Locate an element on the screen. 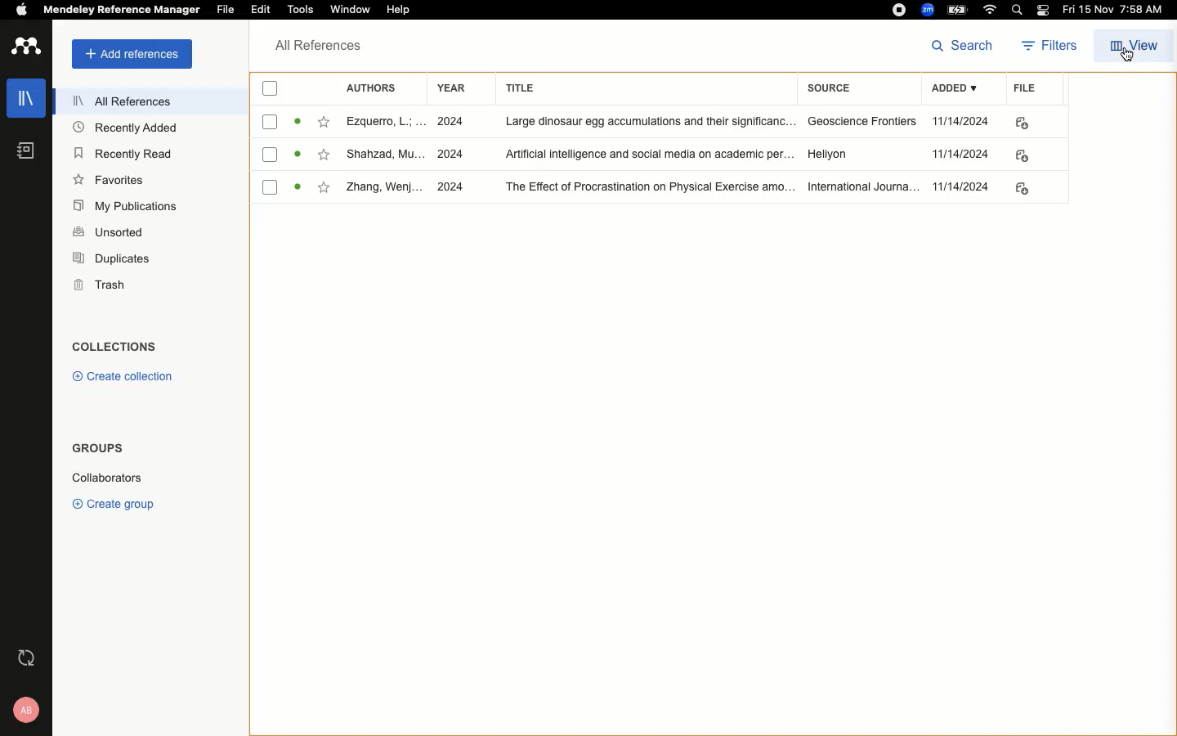 The image size is (1177, 736). Filters is located at coordinates (1045, 47).